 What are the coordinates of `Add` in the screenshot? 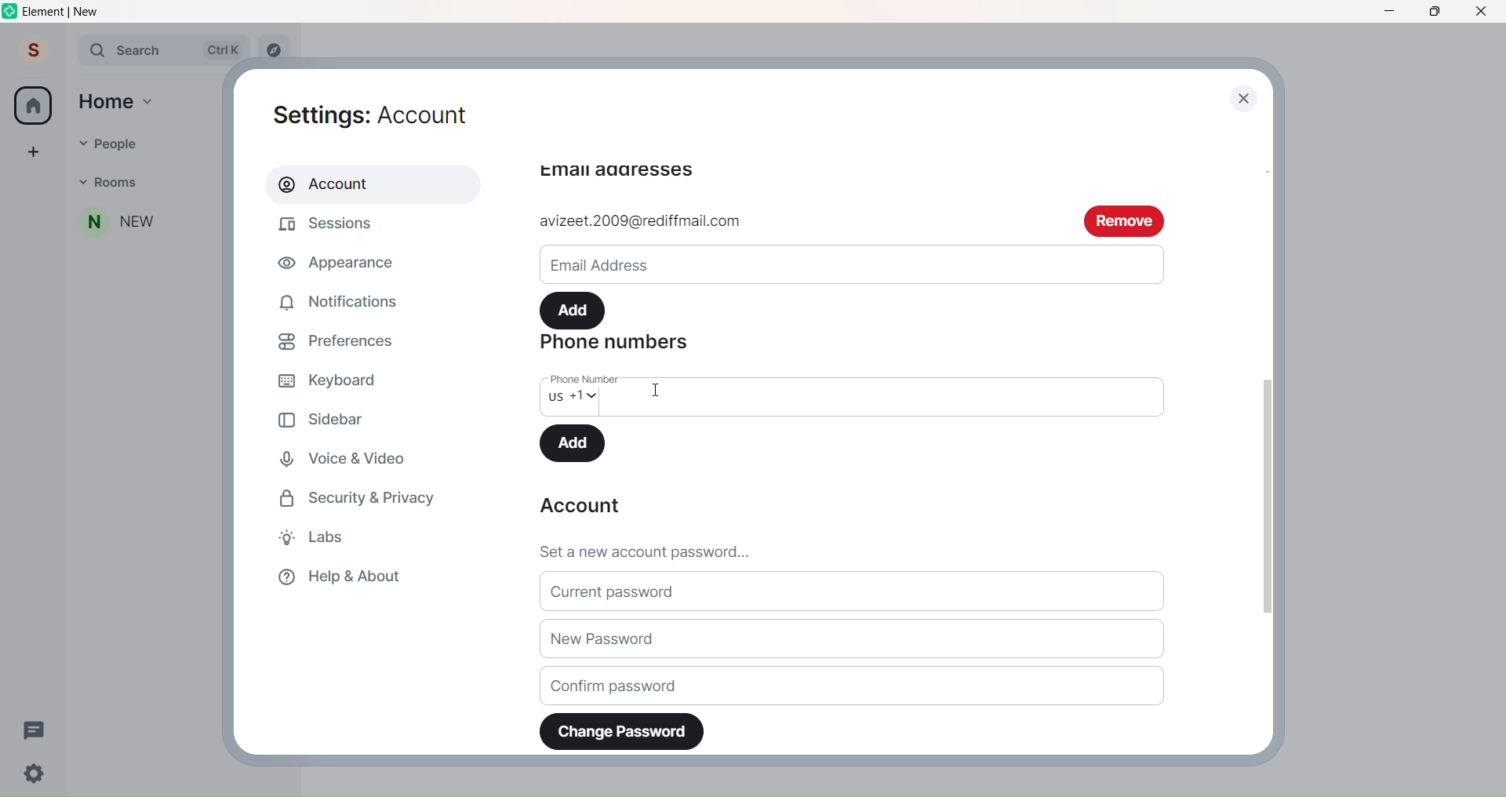 It's located at (575, 442).